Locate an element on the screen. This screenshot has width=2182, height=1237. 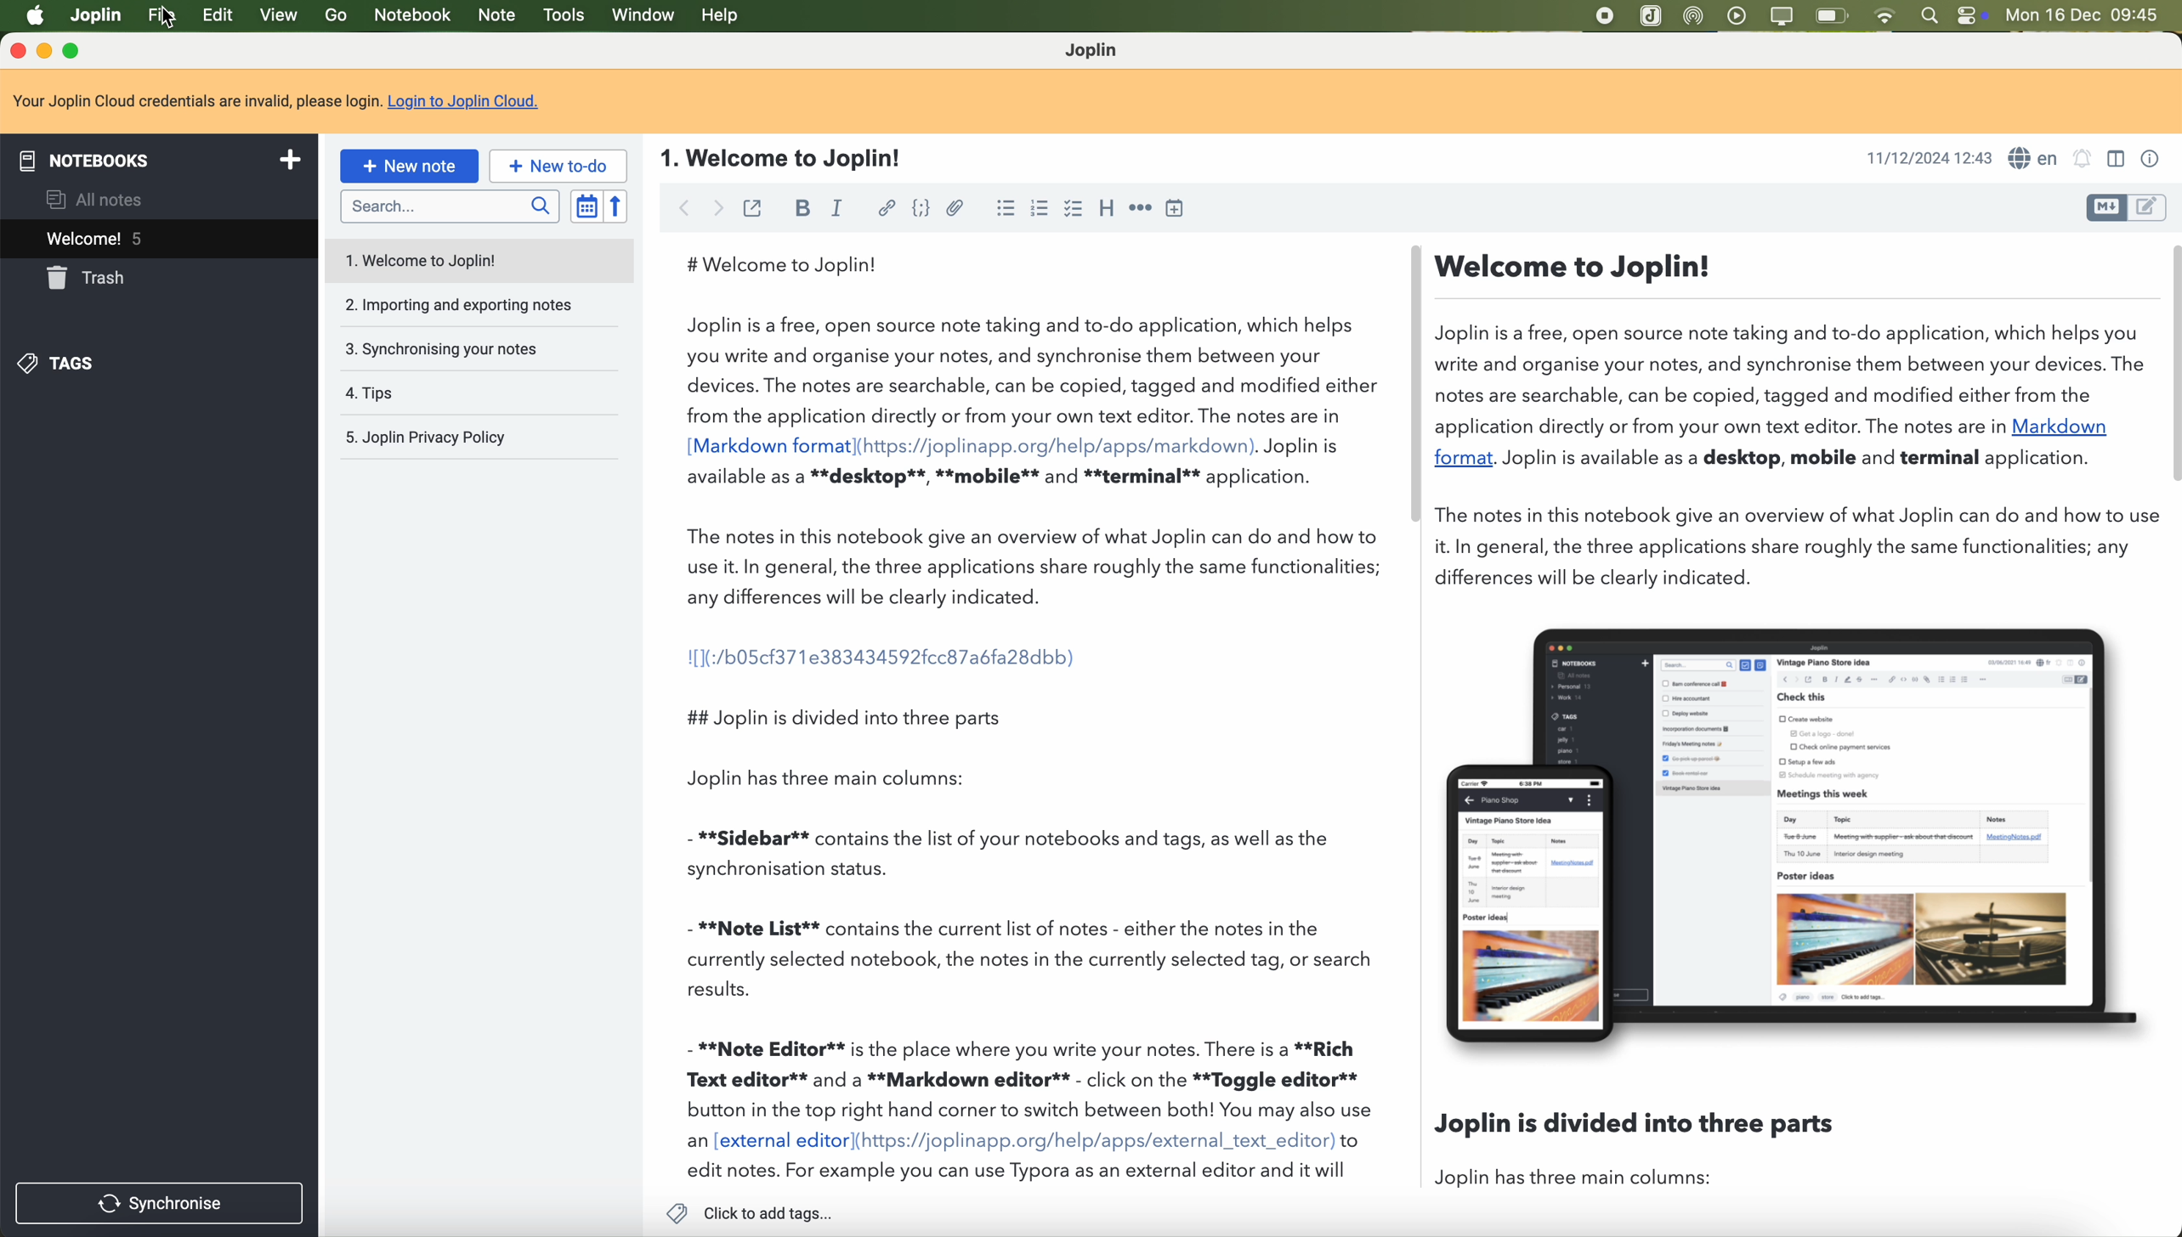
## Joplin is divided into three parts is located at coordinates (843, 716).